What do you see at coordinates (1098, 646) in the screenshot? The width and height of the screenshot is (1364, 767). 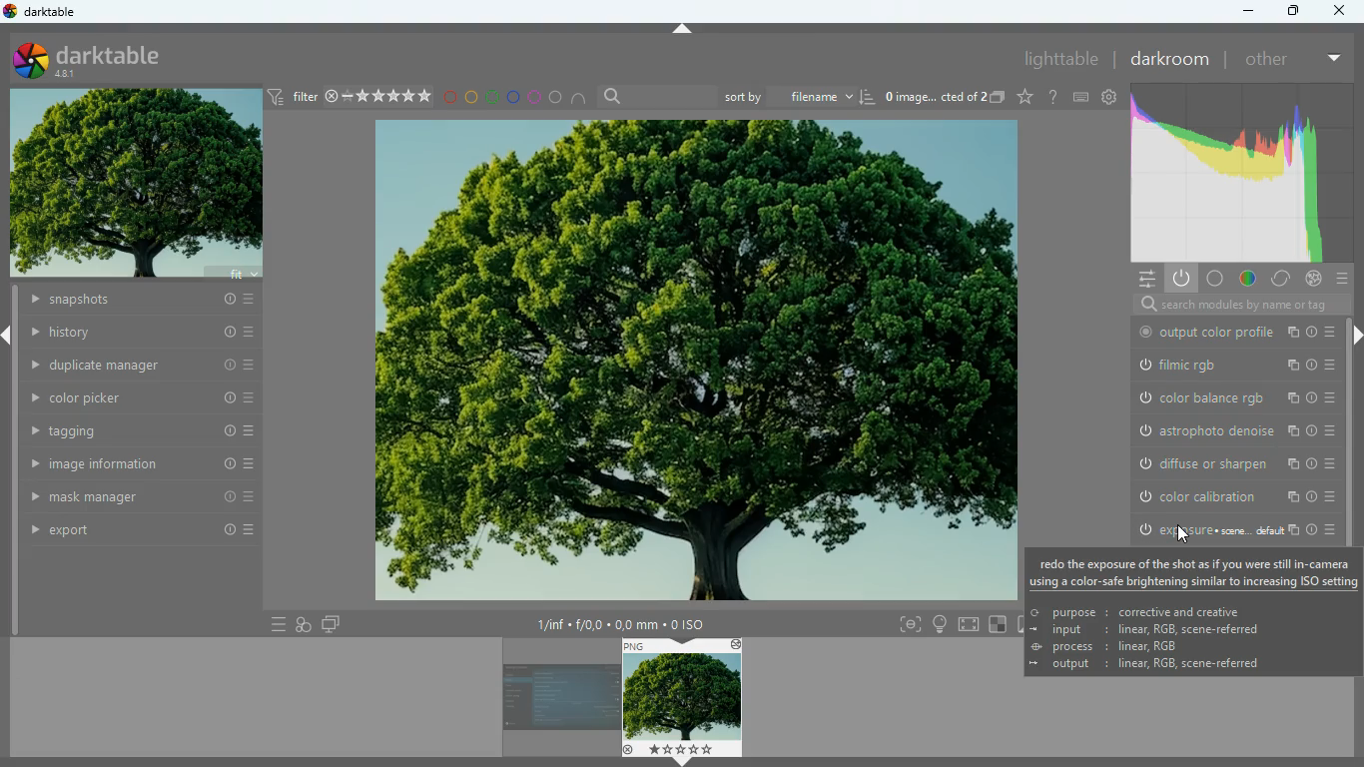 I see `process` at bounding box center [1098, 646].